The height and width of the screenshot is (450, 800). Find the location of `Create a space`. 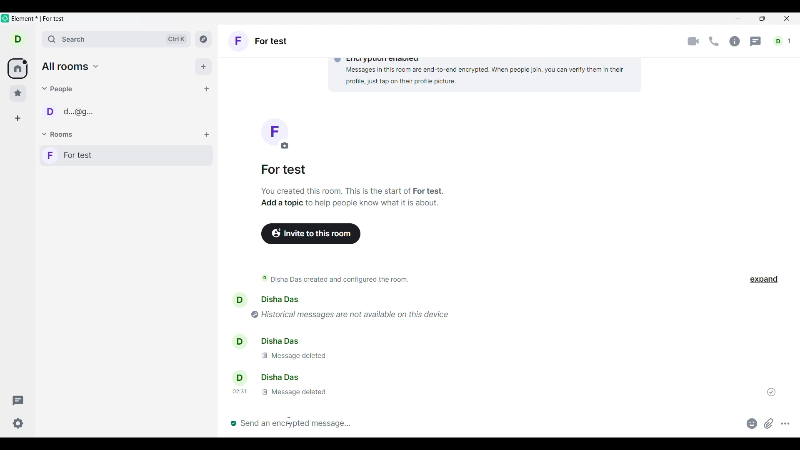

Create a space is located at coordinates (17, 118).